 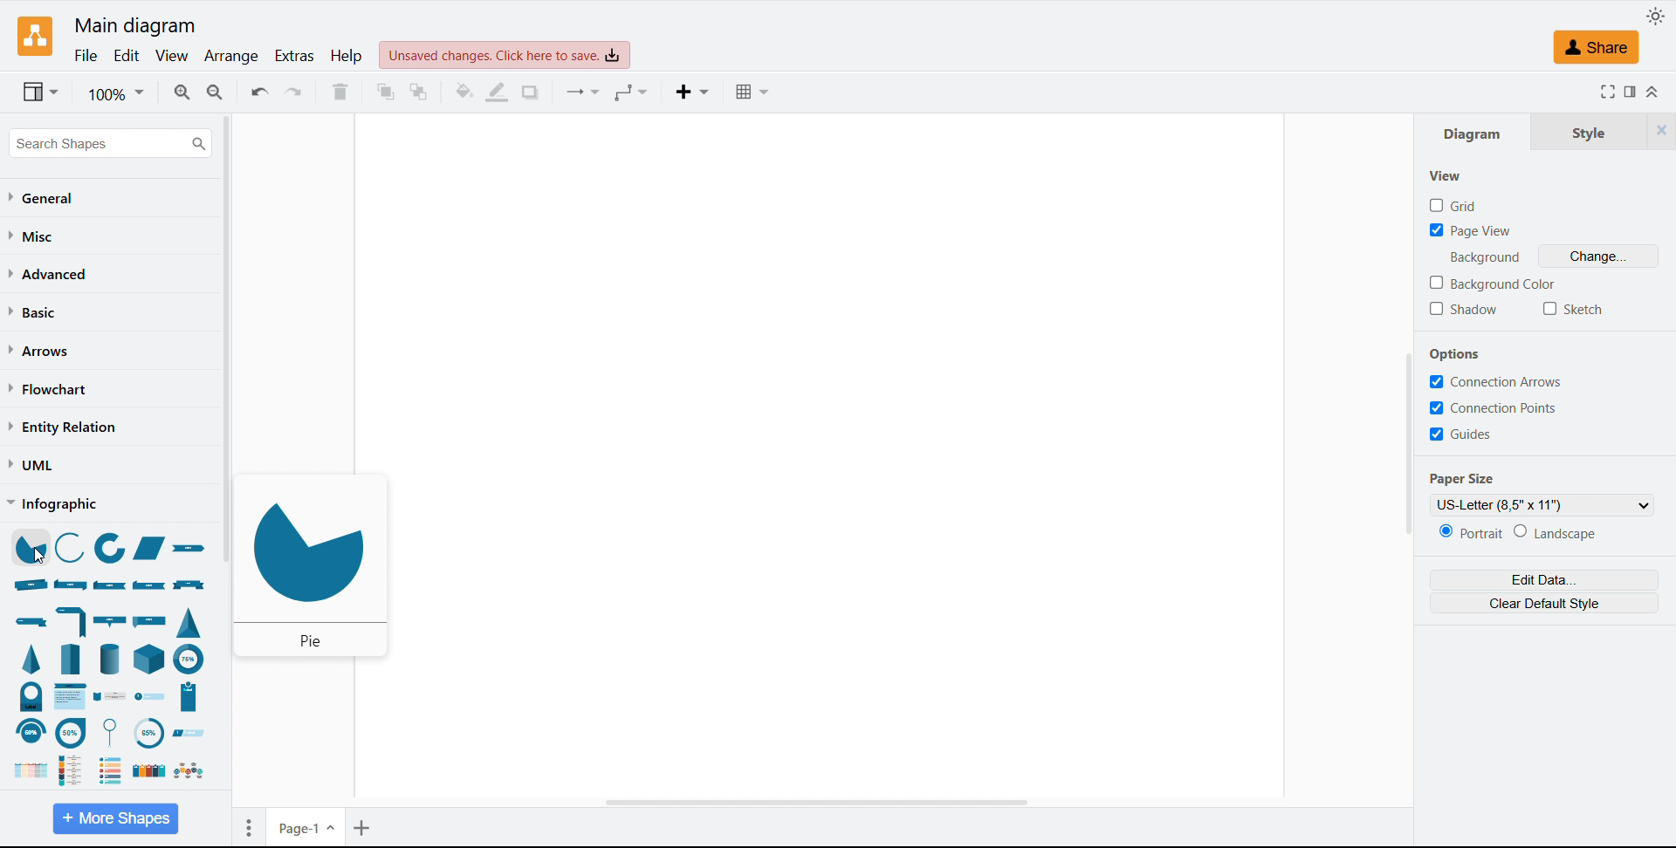 I want to click on Insert , so click(x=695, y=91).